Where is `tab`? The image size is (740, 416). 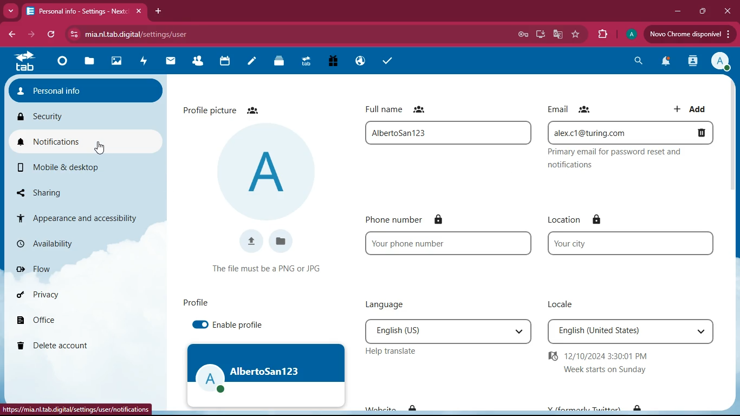 tab is located at coordinates (84, 12).